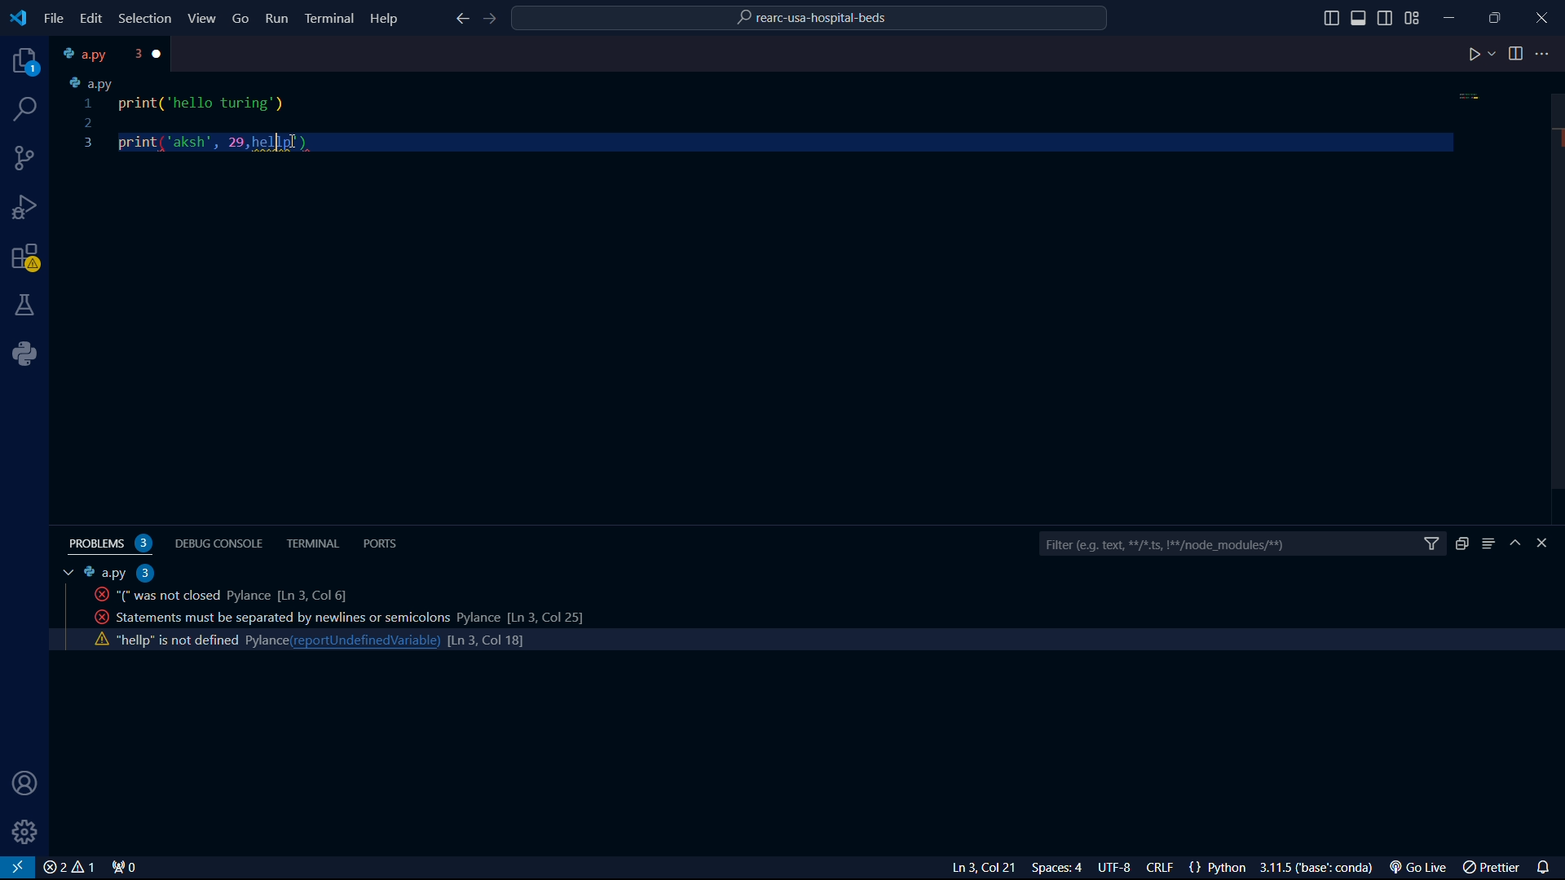 This screenshot has height=880, width=1565. I want to click on foward, so click(493, 20).